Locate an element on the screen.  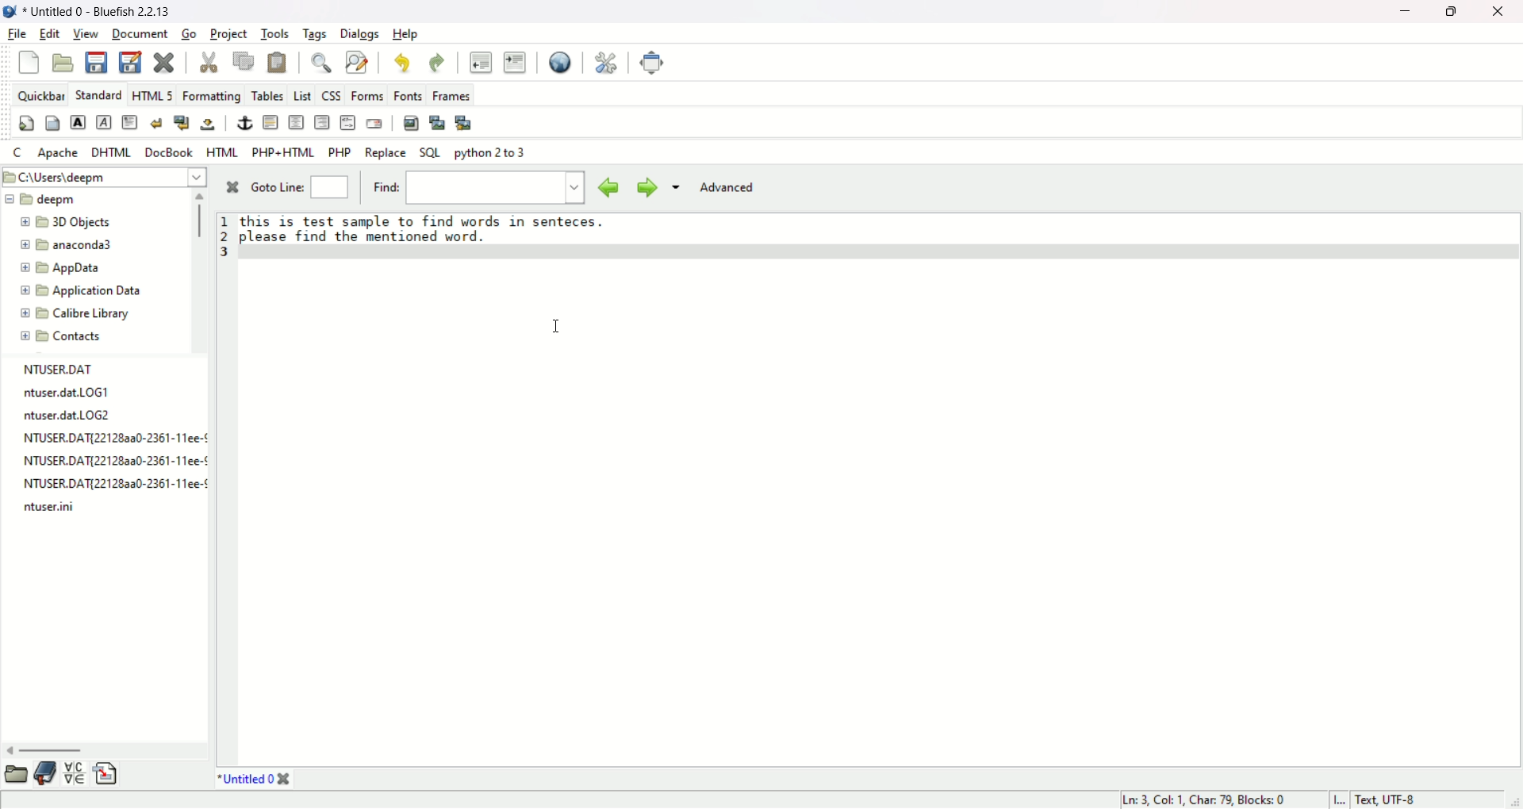
forms is located at coordinates (366, 96).